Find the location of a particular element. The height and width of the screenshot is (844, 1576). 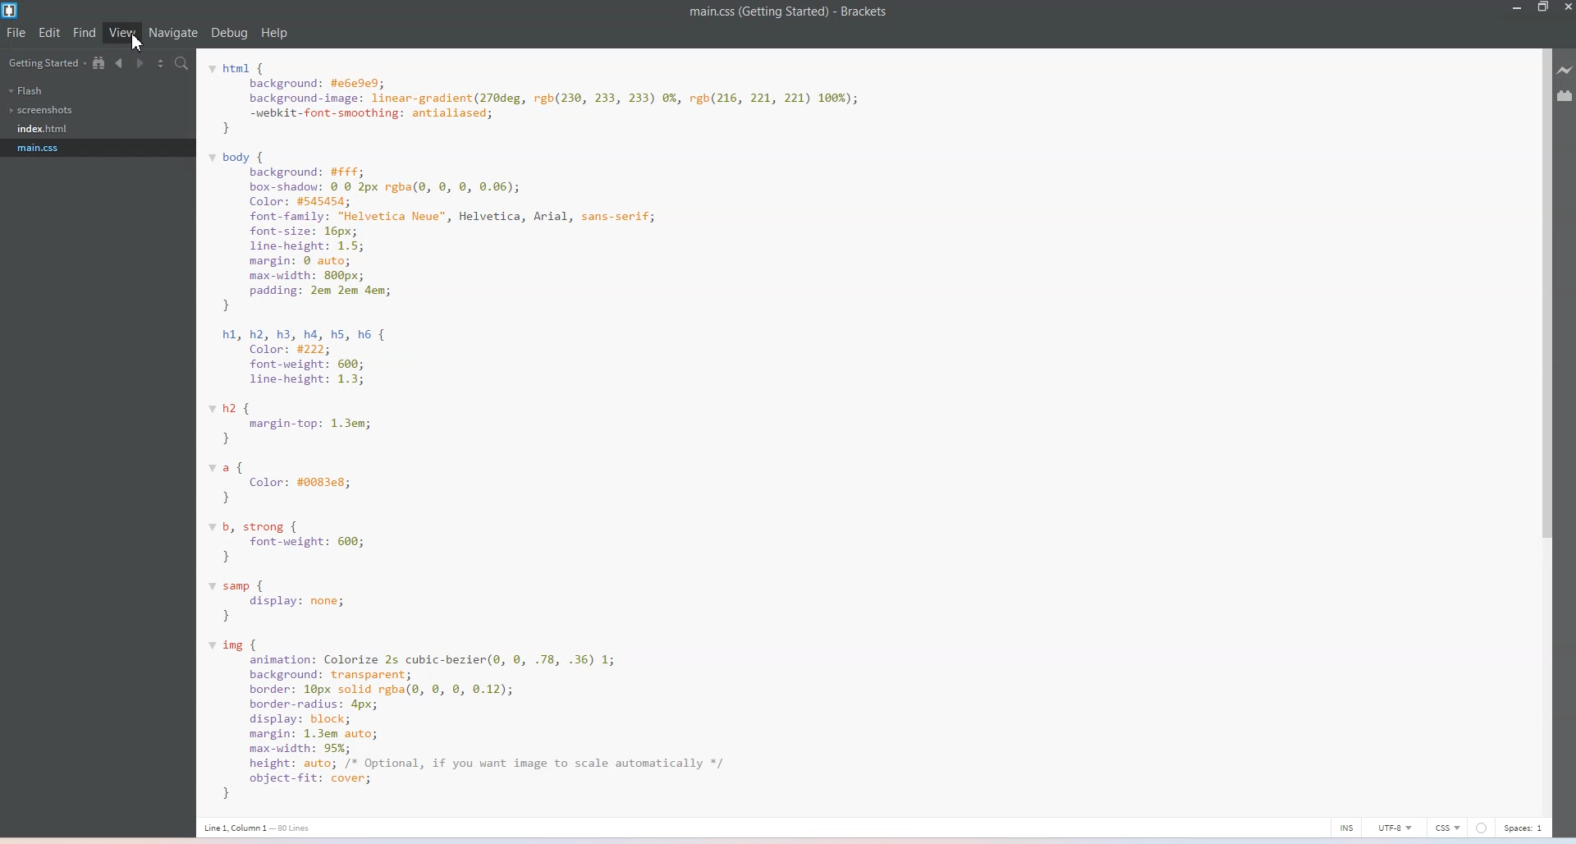

Flash is located at coordinates (26, 91).